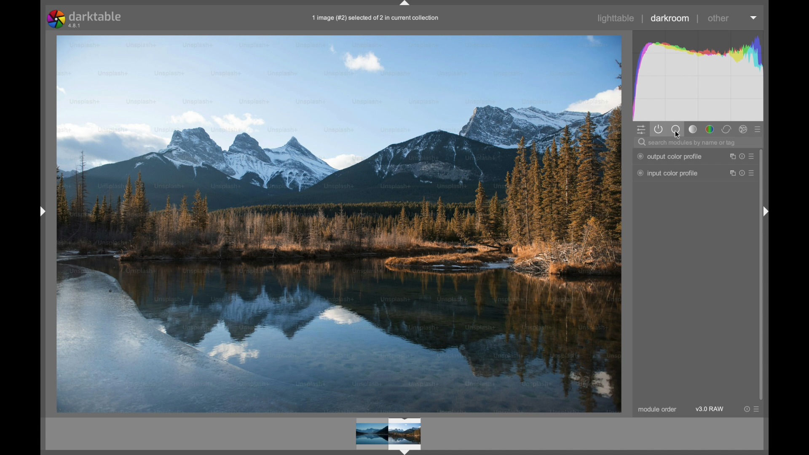 The height and width of the screenshot is (455, 809). I want to click on module order, so click(657, 410).